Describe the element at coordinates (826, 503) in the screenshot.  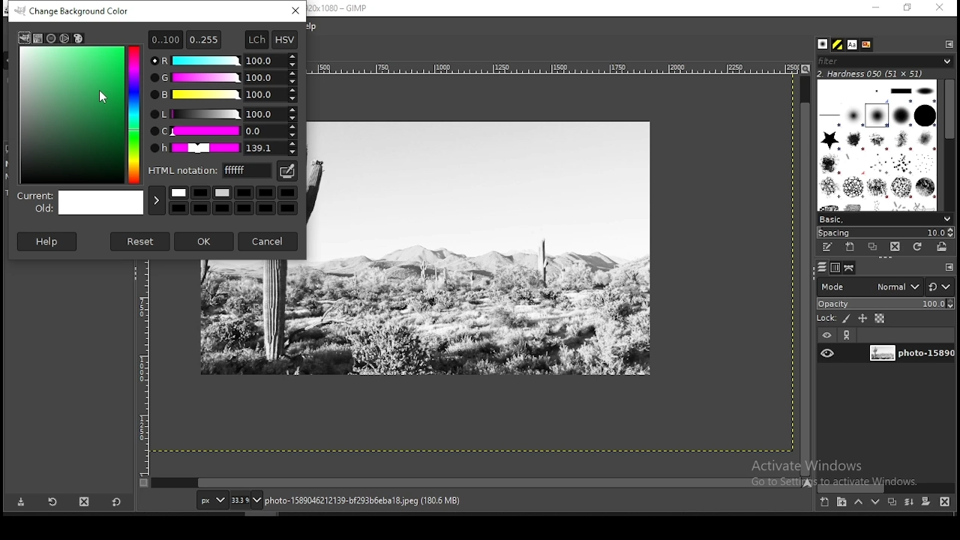
I see `new layer` at that location.